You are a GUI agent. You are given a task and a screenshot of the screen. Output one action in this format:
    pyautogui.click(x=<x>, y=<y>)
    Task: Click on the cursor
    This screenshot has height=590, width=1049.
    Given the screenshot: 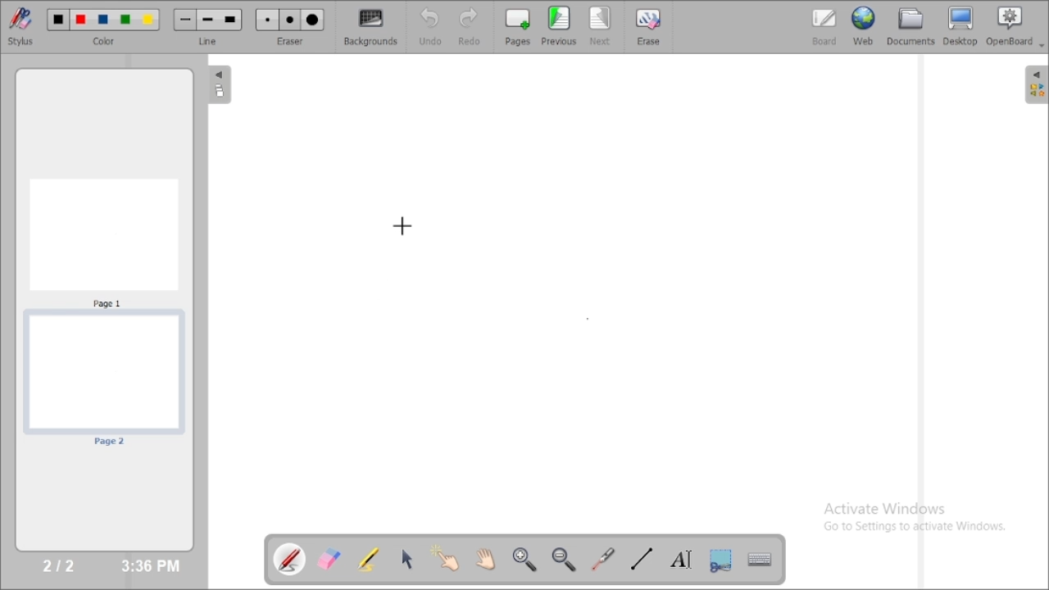 What is the action you would take?
    pyautogui.click(x=402, y=228)
    